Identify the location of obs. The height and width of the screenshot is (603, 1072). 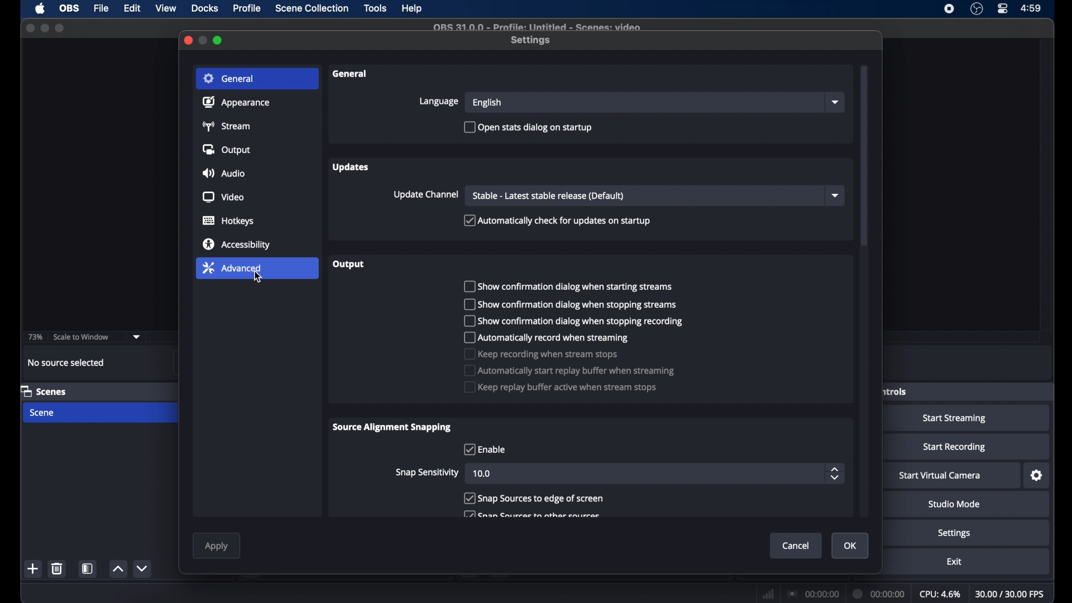
(68, 8).